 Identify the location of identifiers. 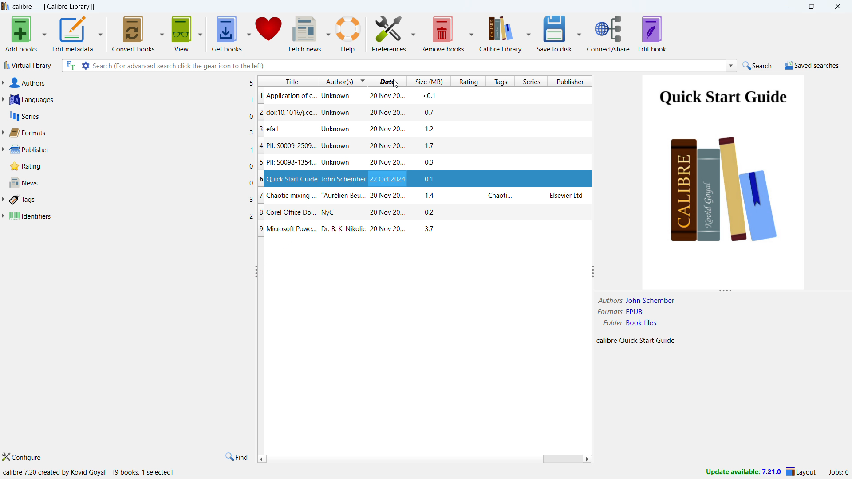
(131, 216).